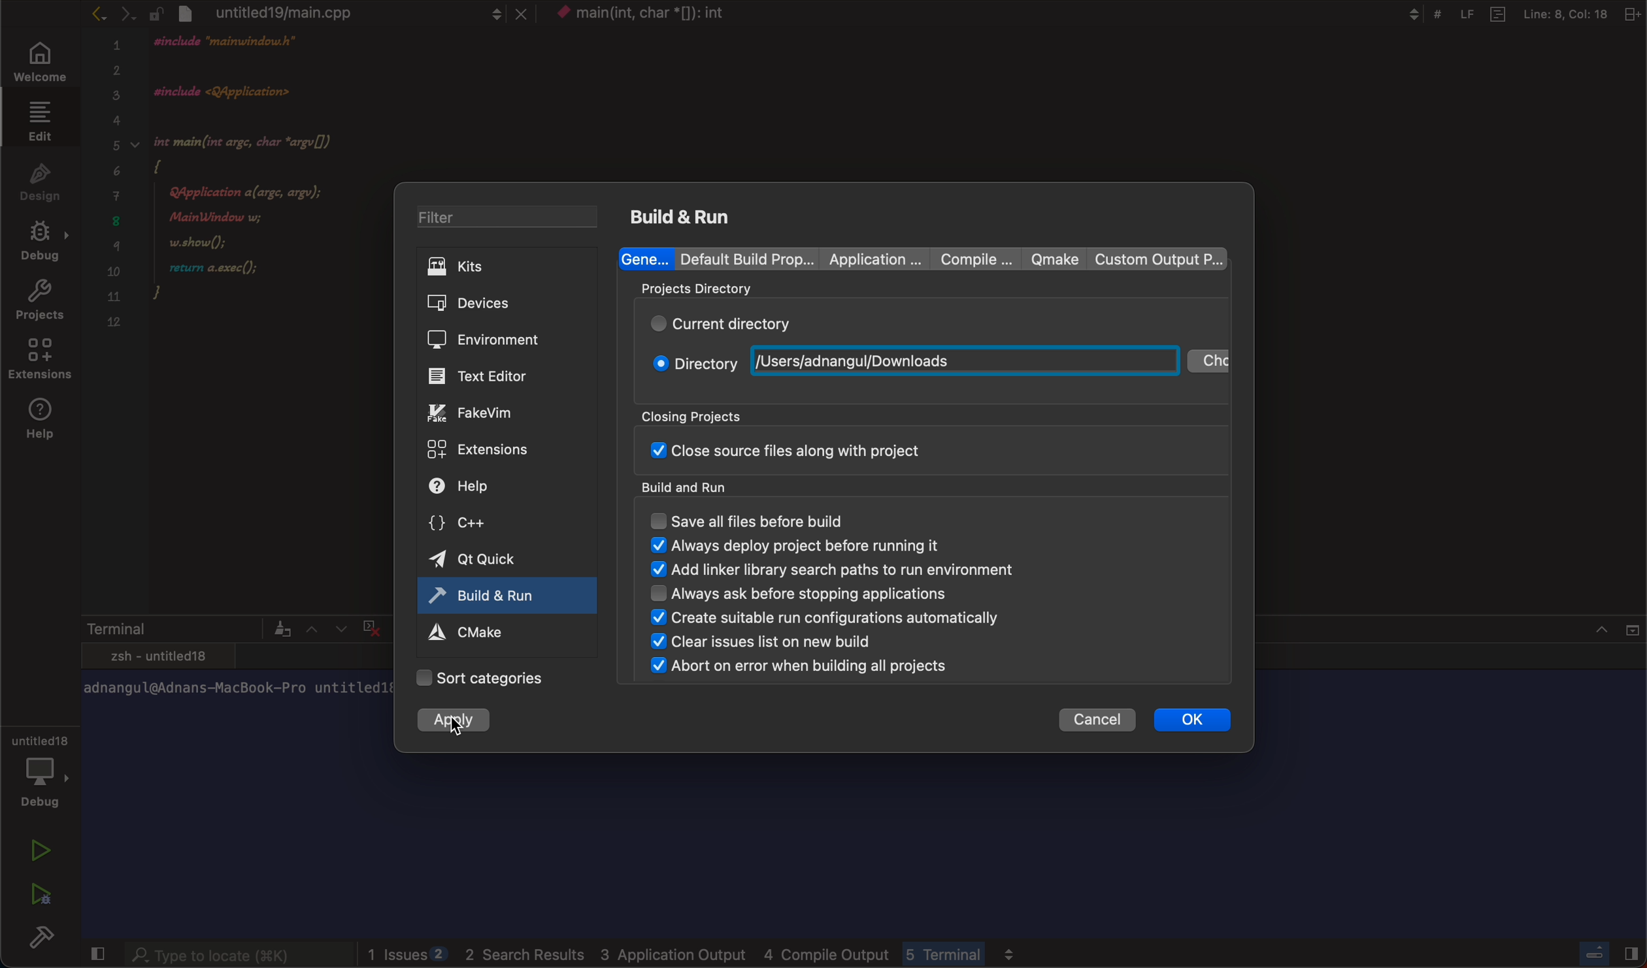  What do you see at coordinates (1099, 719) in the screenshot?
I see `cancel` at bounding box center [1099, 719].